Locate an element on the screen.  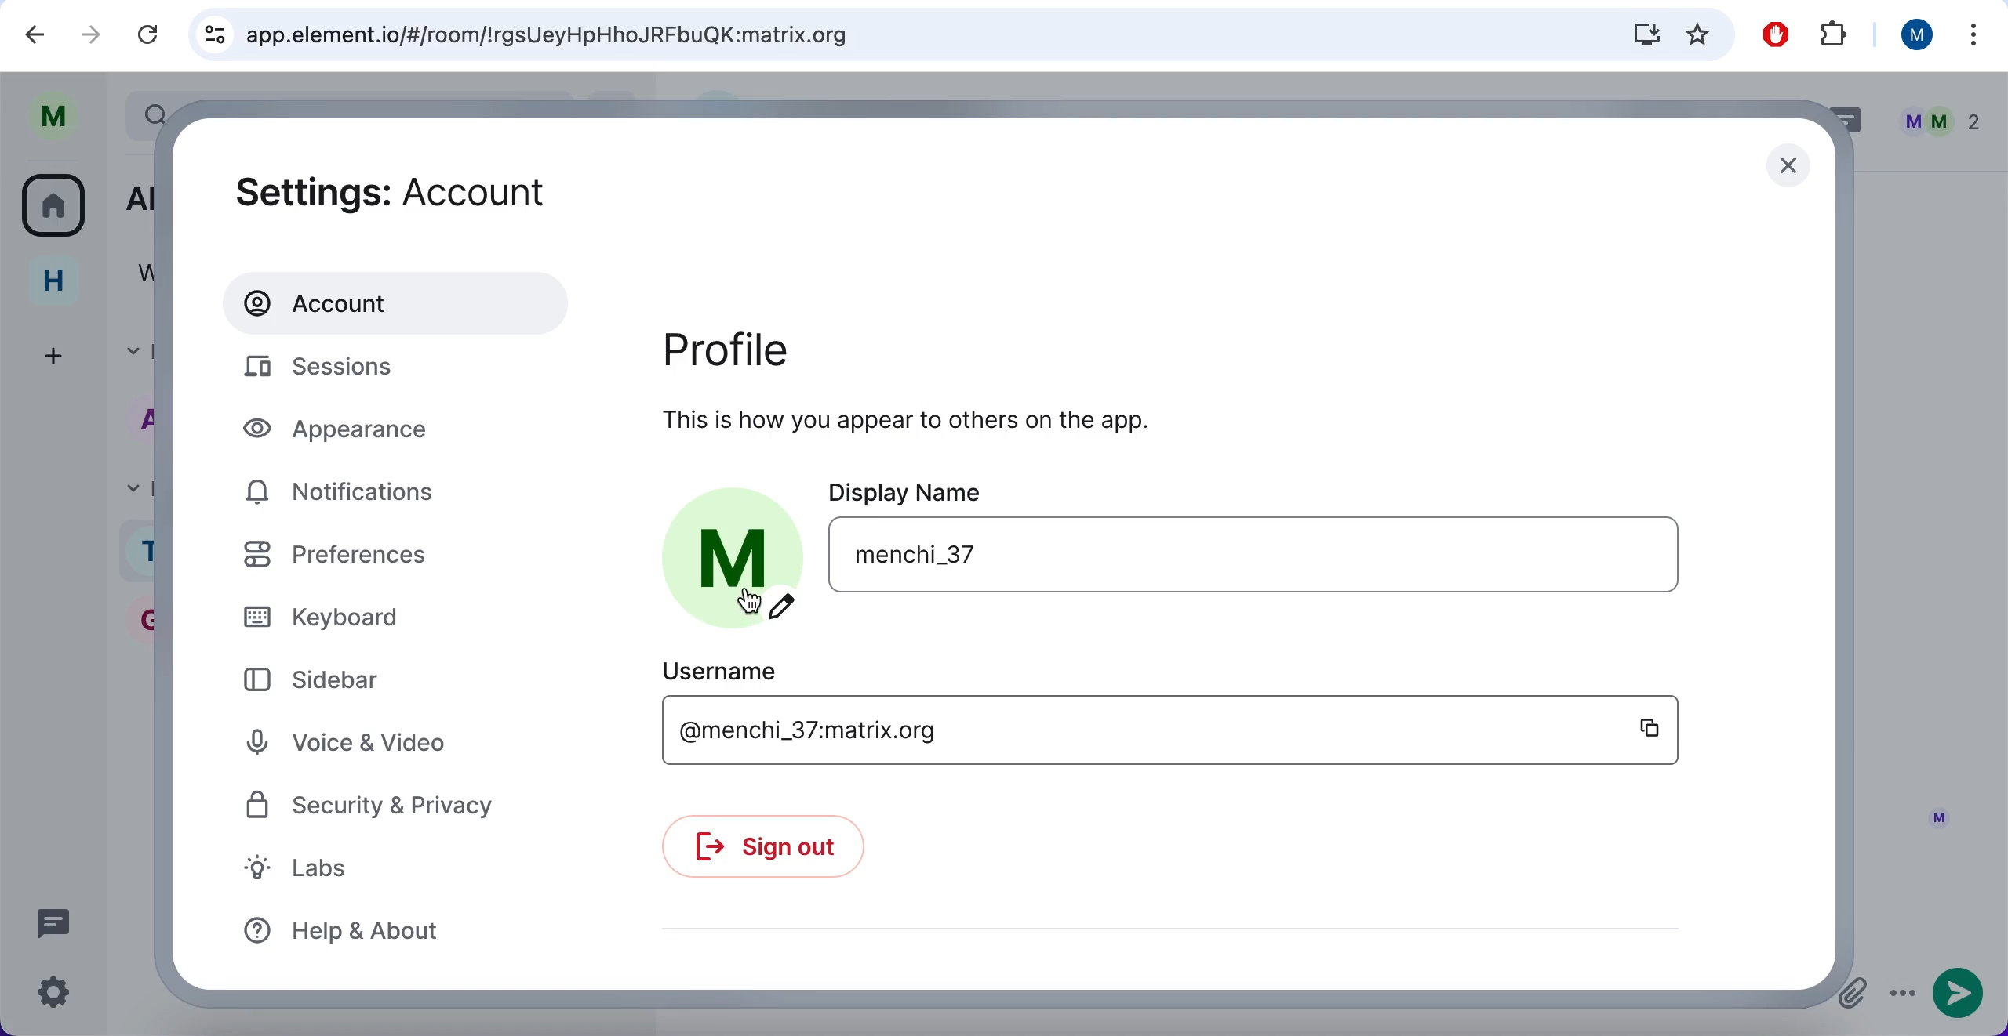
account is located at coordinates (401, 300).